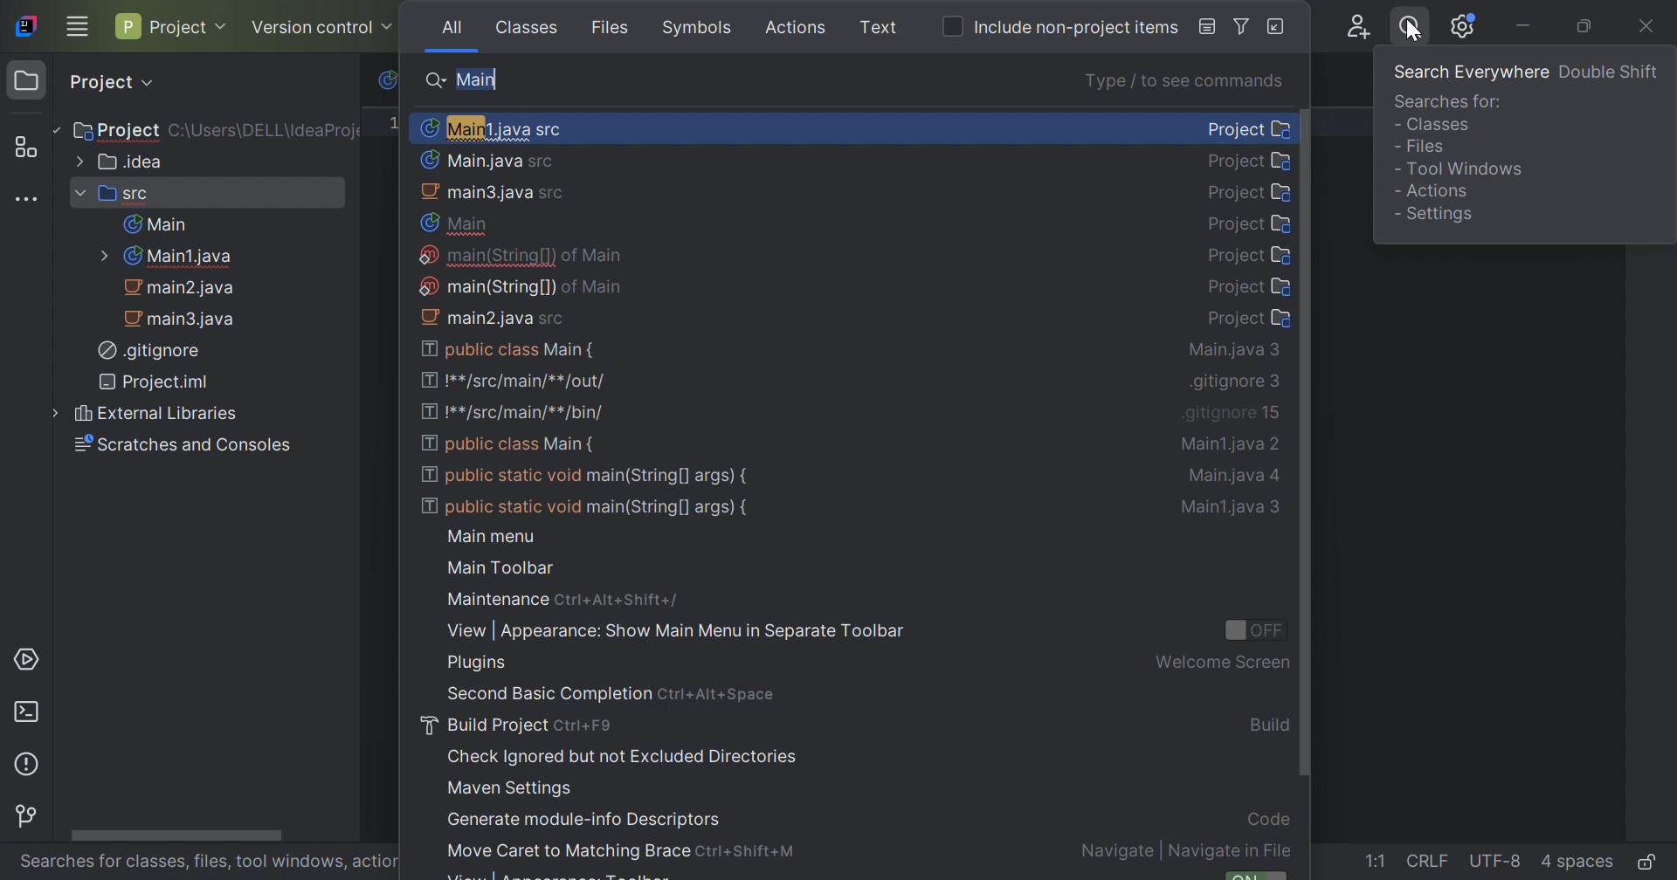 This screenshot has height=880, width=1677. Describe the element at coordinates (1222, 664) in the screenshot. I see `Welcome screen` at that location.